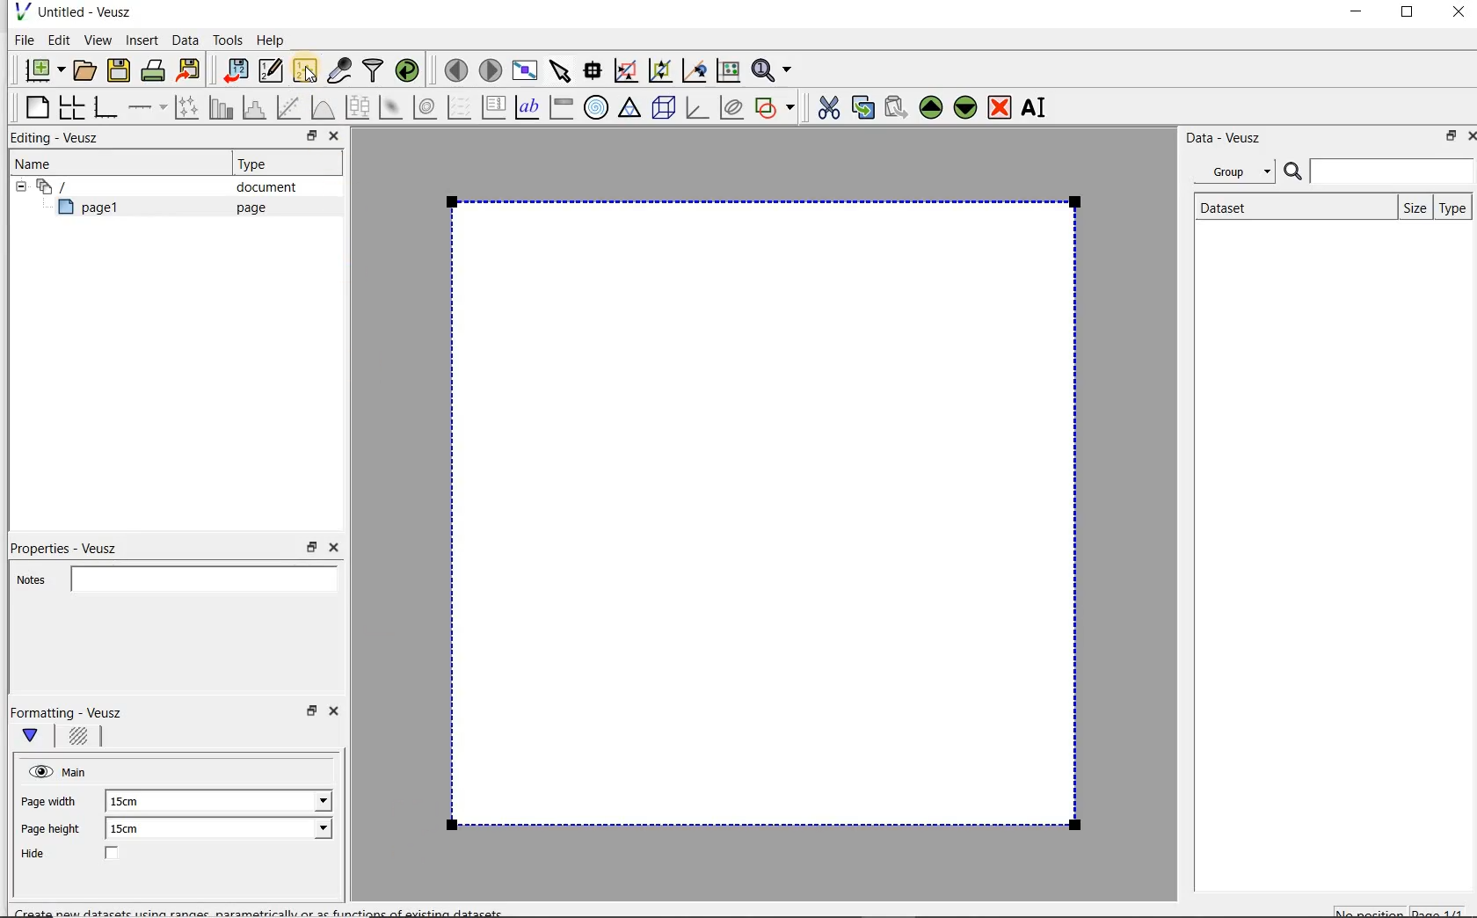 The width and height of the screenshot is (1477, 918). Describe the element at coordinates (374, 72) in the screenshot. I see `filter data` at that location.